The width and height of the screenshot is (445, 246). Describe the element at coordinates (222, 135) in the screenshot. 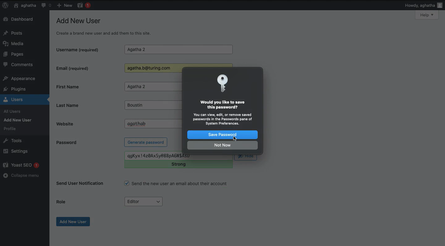

I see `Save password` at that location.